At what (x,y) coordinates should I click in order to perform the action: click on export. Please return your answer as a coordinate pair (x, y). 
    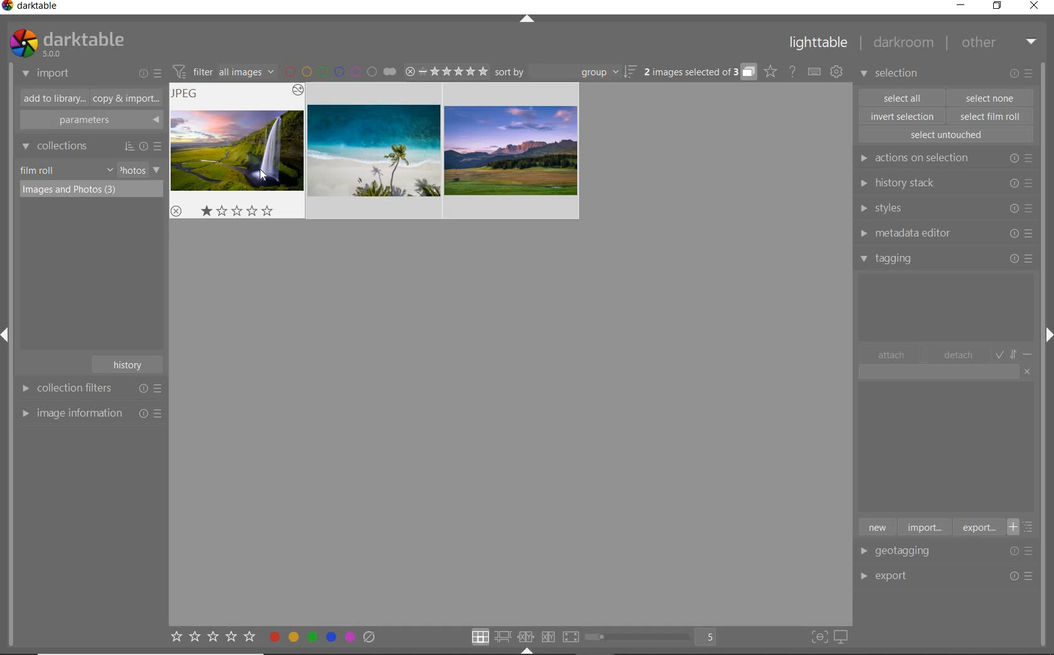
    Looking at the image, I should click on (906, 575).